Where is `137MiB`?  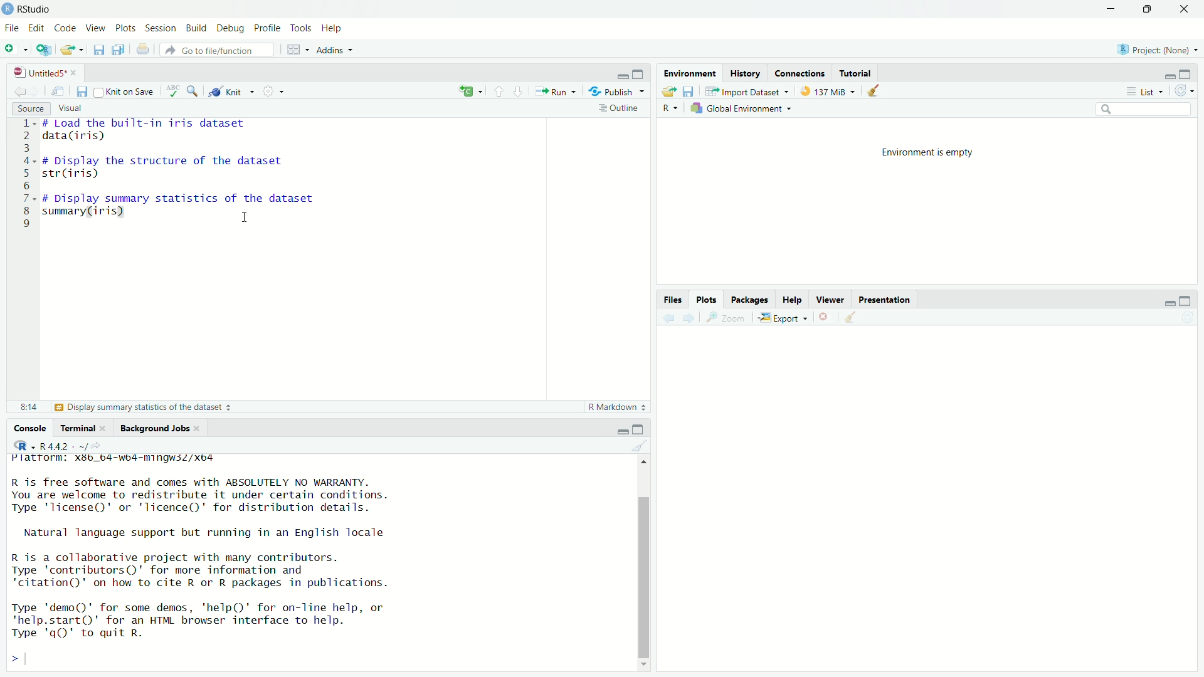
137MiB is located at coordinates (827, 90).